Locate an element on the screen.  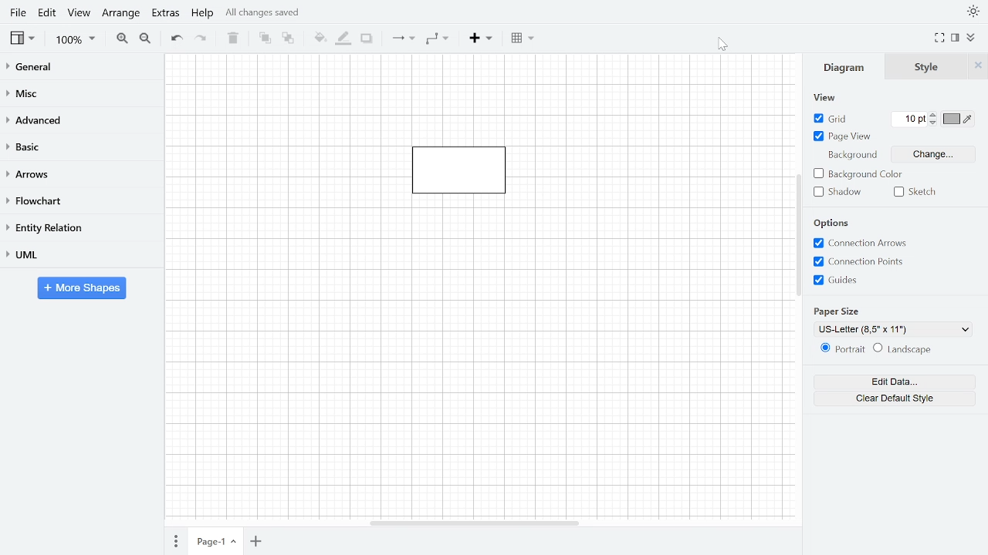
Sketch is located at coordinates (918, 193).